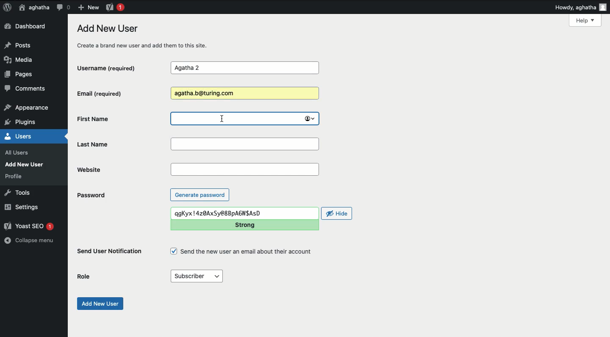 This screenshot has height=337, width=610. What do you see at coordinates (114, 7) in the screenshot?
I see `Yoast` at bounding box center [114, 7].